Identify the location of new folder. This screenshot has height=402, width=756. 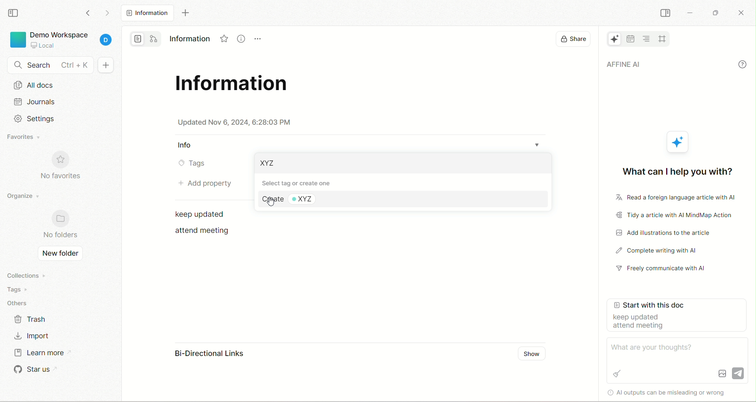
(60, 254).